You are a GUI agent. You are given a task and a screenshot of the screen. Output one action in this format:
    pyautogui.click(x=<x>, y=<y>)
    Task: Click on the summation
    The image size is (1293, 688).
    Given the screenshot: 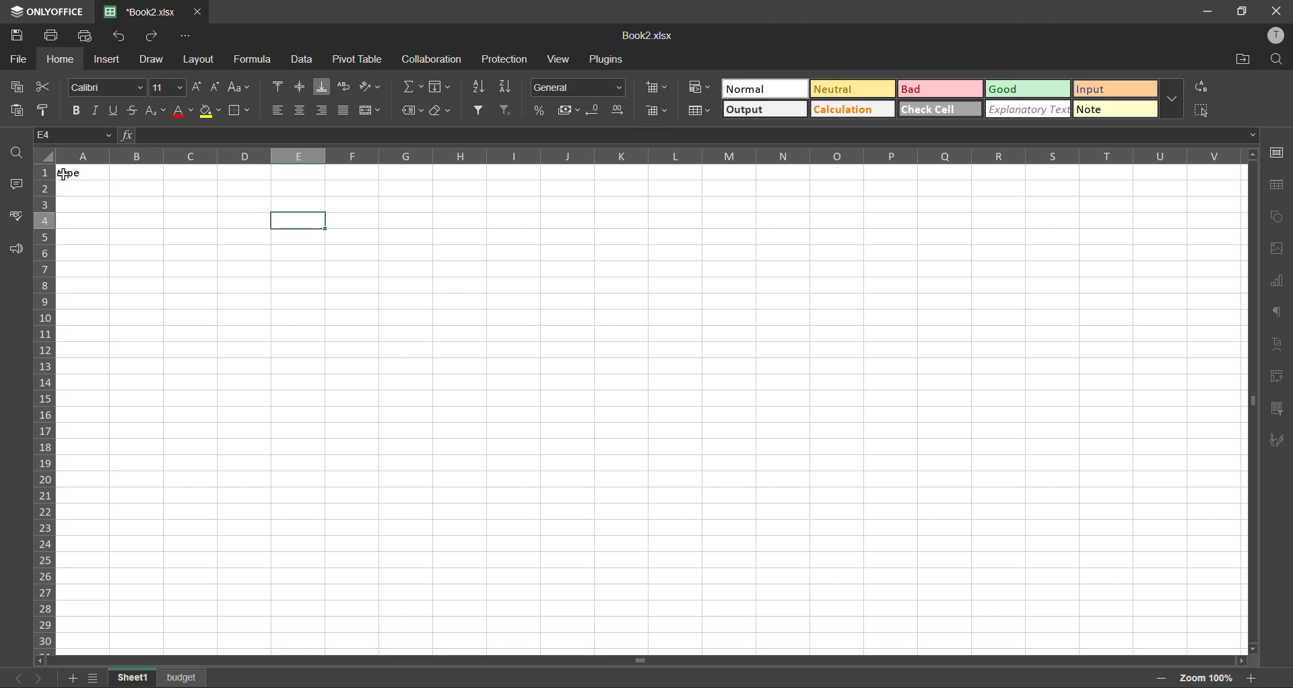 What is the action you would take?
    pyautogui.click(x=411, y=84)
    